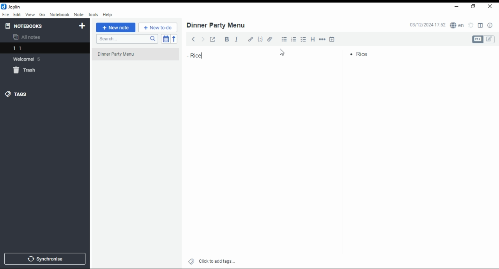 This screenshot has width=499, height=269. What do you see at coordinates (237, 39) in the screenshot?
I see `italics` at bounding box center [237, 39].